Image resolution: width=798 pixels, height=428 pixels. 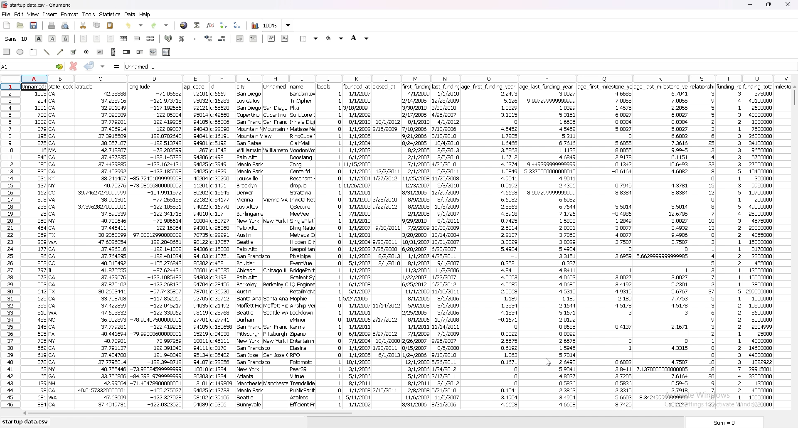 I want to click on subscript, so click(x=285, y=38).